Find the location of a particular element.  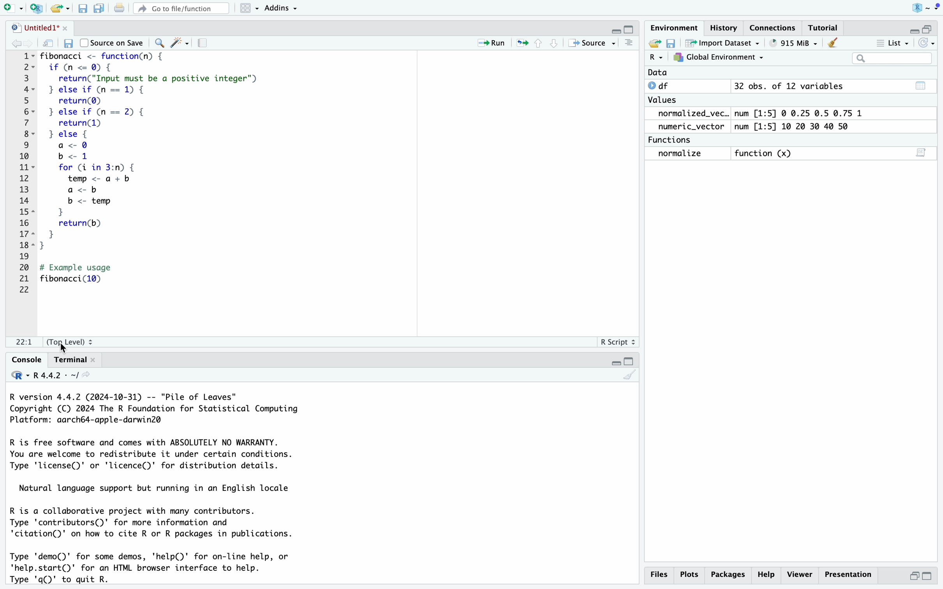

R is a collaborative project with many contributors.
Type 'contributors()' for more information and
'citation()' on how to cite R or R packages in publications. is located at coordinates (160, 524).